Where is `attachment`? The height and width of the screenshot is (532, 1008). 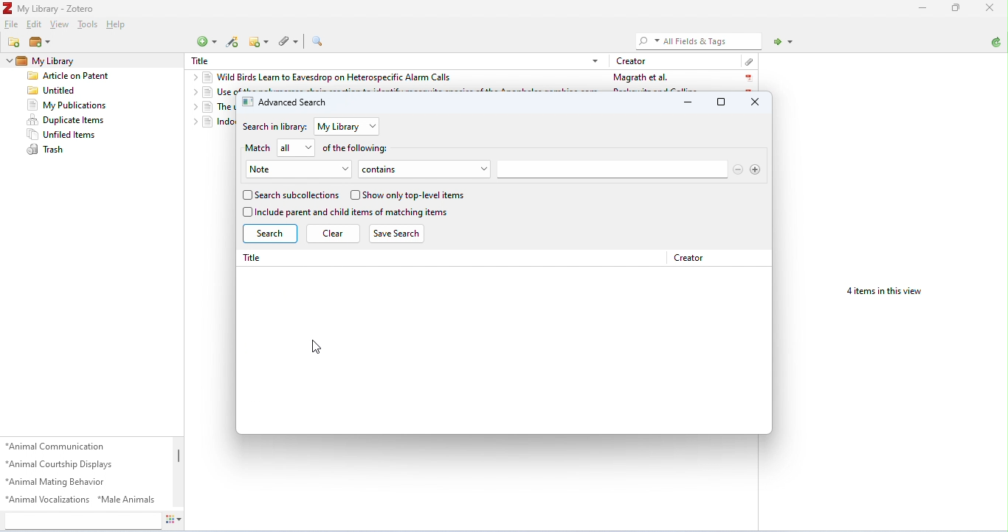
attachment is located at coordinates (749, 61).